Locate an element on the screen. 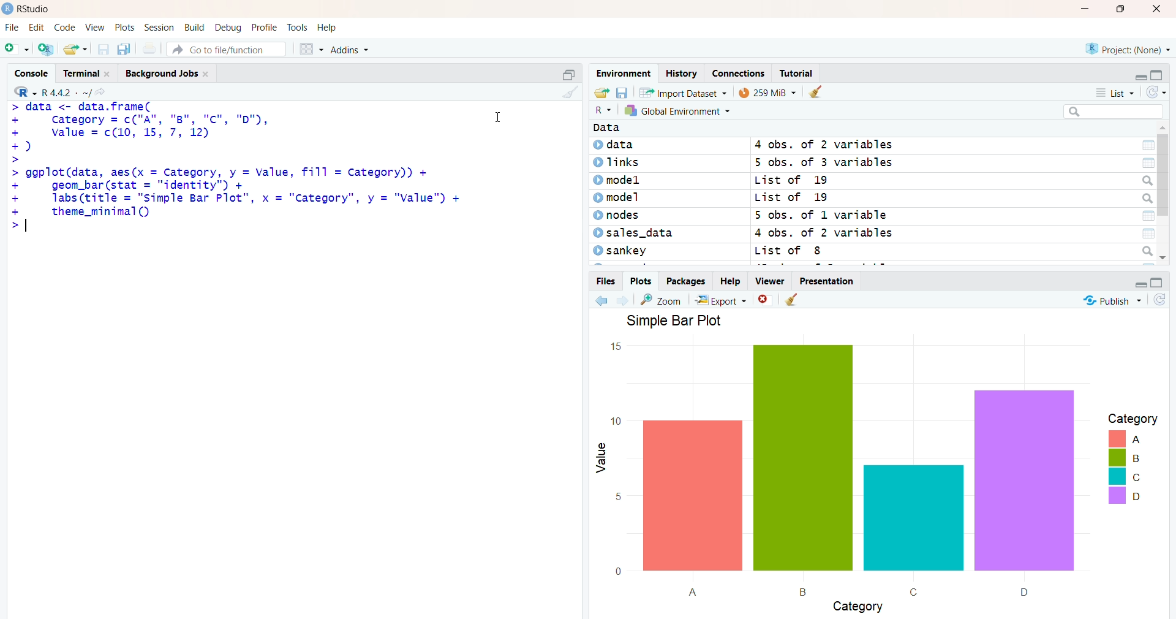  Background Jobs is located at coordinates (167, 71).